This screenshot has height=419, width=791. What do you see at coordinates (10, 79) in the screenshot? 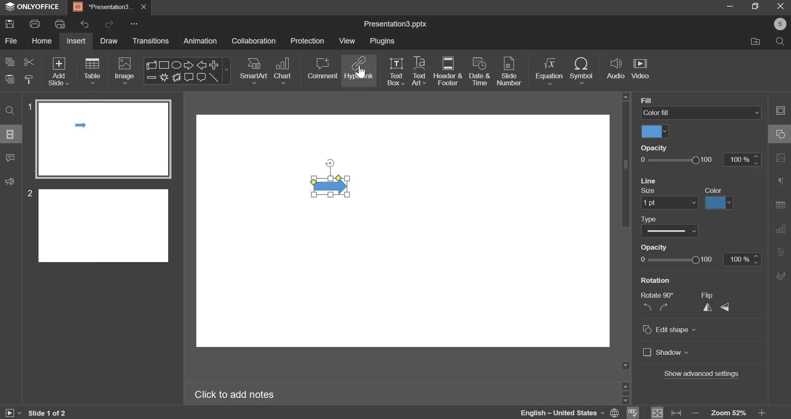
I see `paste` at bounding box center [10, 79].